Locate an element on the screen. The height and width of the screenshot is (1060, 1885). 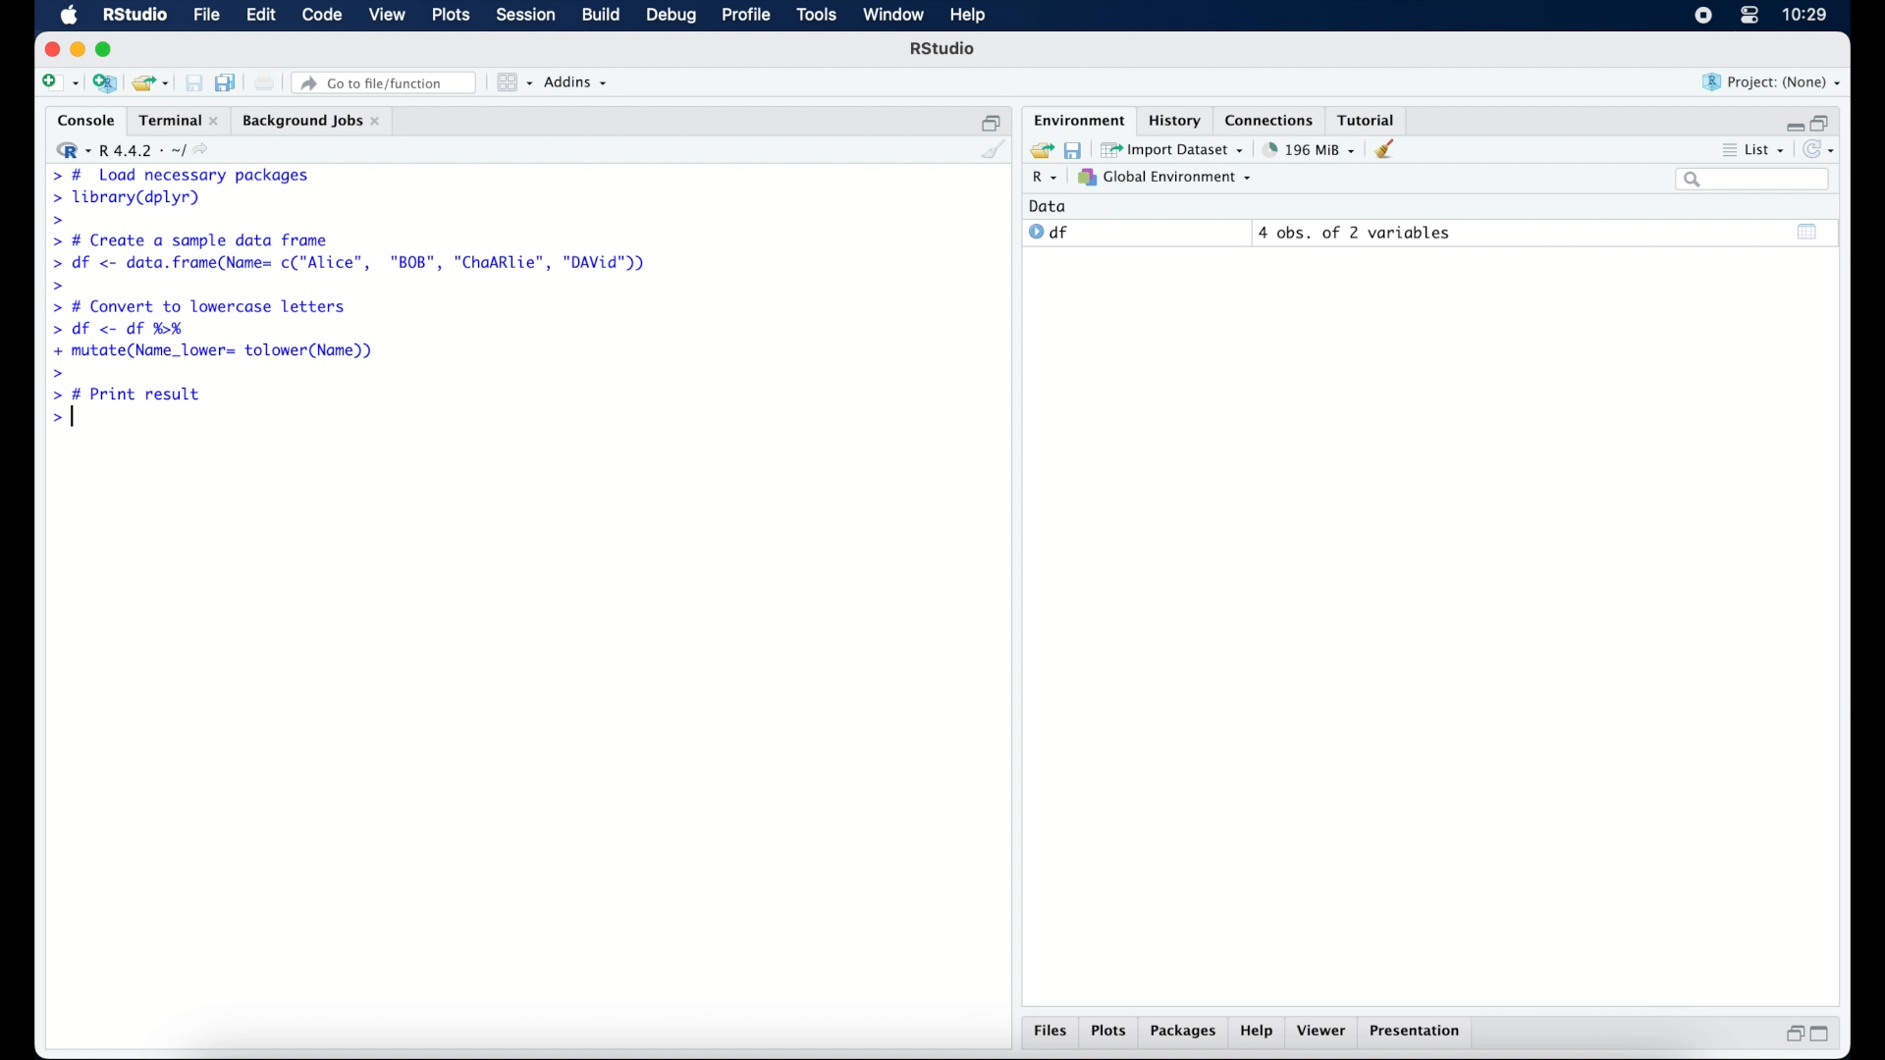
maximize is located at coordinates (107, 49).